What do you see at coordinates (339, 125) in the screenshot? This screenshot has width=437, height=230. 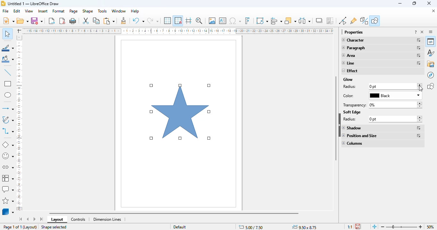 I see `hide` at bounding box center [339, 125].